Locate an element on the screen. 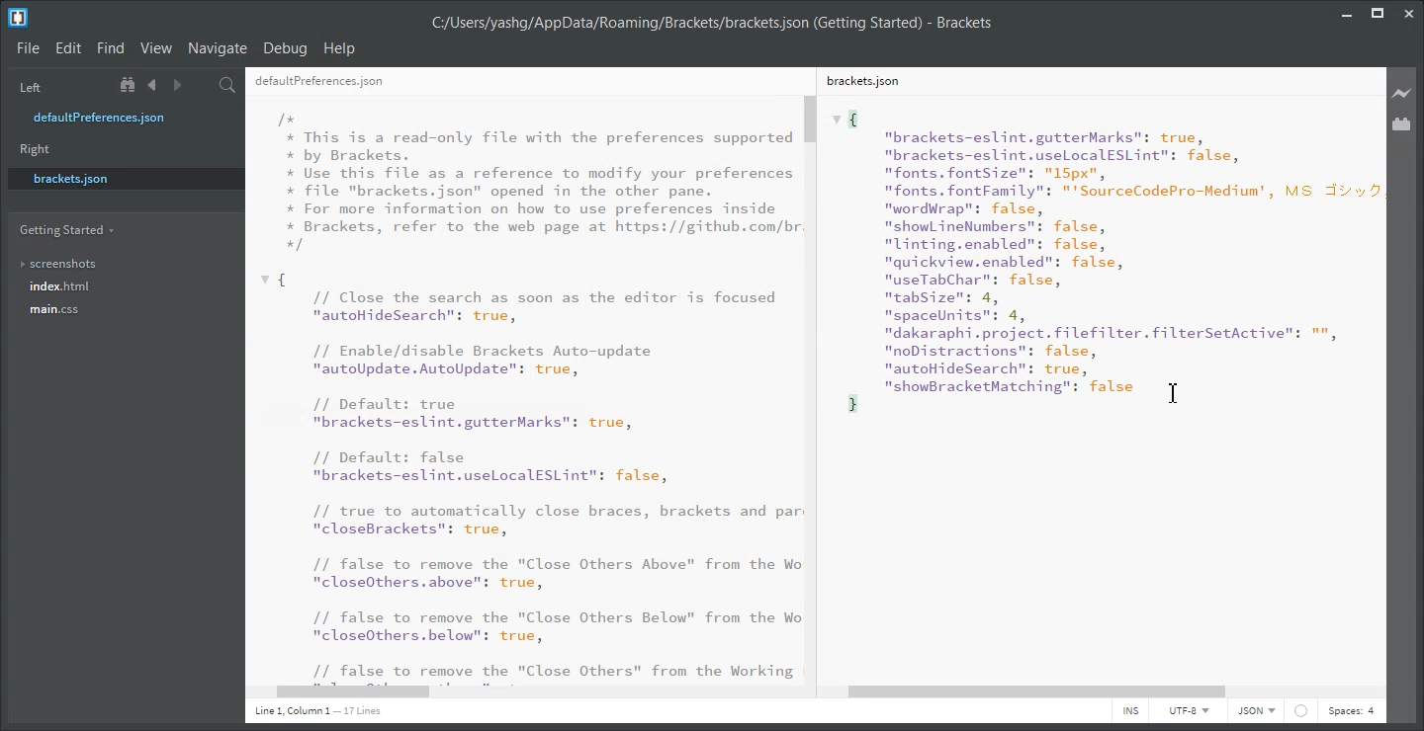 The height and width of the screenshot is (731, 1424). {"brackets-eslint.gutterMarks": true,"brackets-eslint.uselocalESLint": false,"fonts. fontSize": "15px","fonts. fontFamily": "'SourceCodePro-Medium', MS J:"wordWrap": false,"show ineNumbers": false,"linting.enabled": false,"quickview.enabled": false,"useTabChar": false,"tabSize": 4,"spaceUnits": 4,"dakaraphi.project. filefilter.filterSetActive": "","noDistractions": false,"autoHideSearch”: true,nshowBracketMatching": false } is located at coordinates (1109, 264).